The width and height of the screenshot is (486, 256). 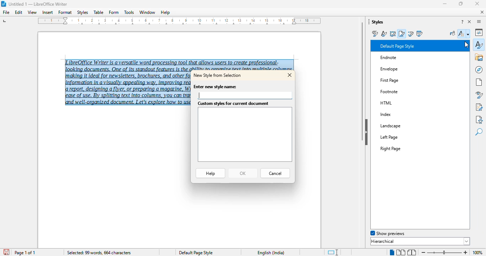 I want to click on styles, so click(x=479, y=44).